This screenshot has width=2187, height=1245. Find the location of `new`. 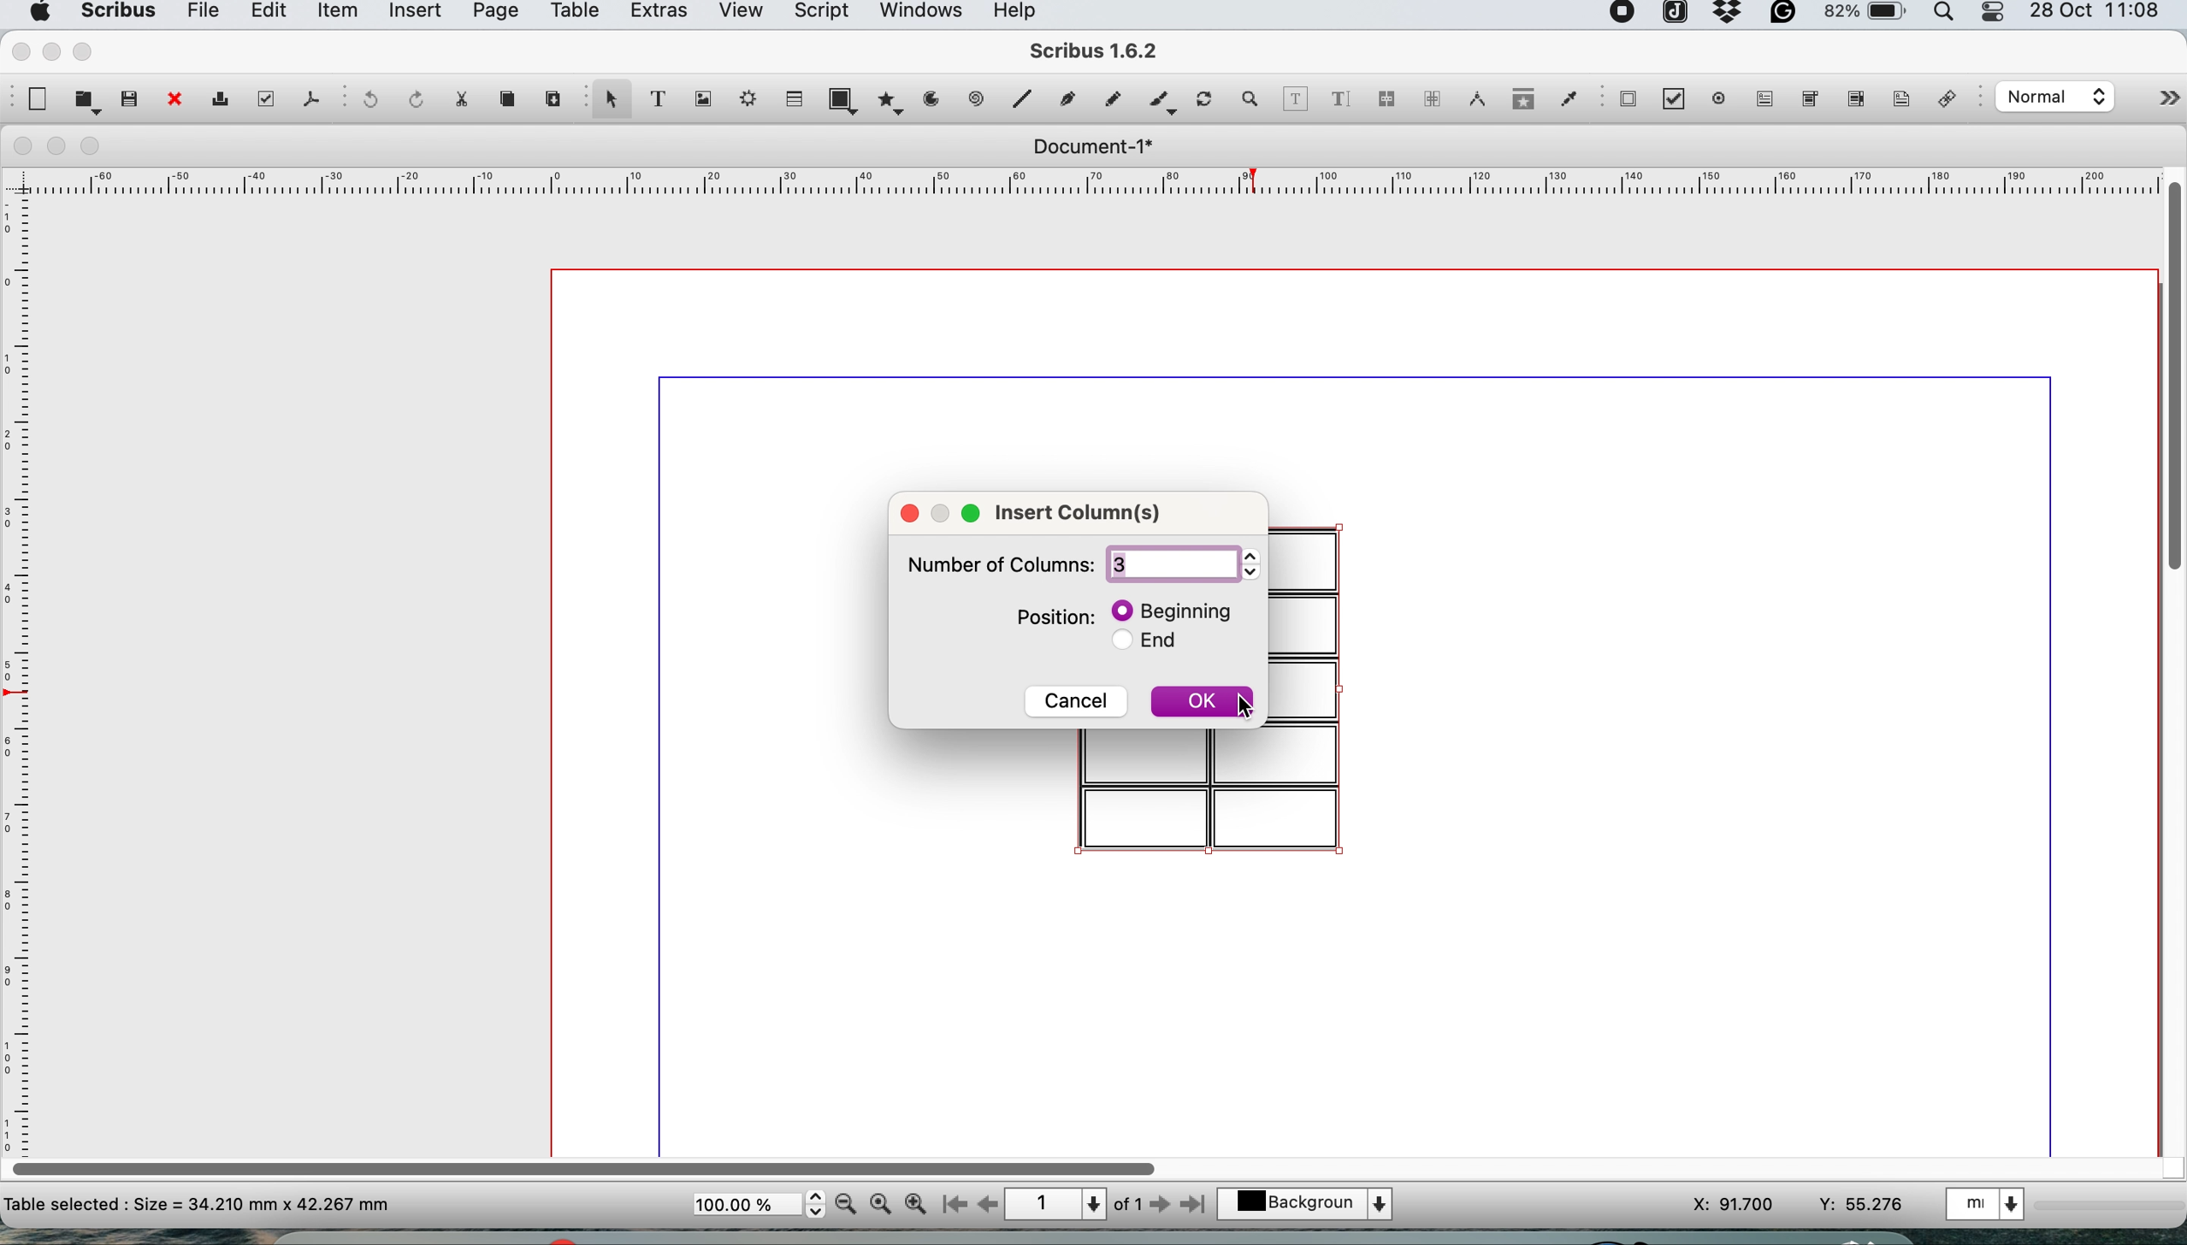

new is located at coordinates (35, 99).